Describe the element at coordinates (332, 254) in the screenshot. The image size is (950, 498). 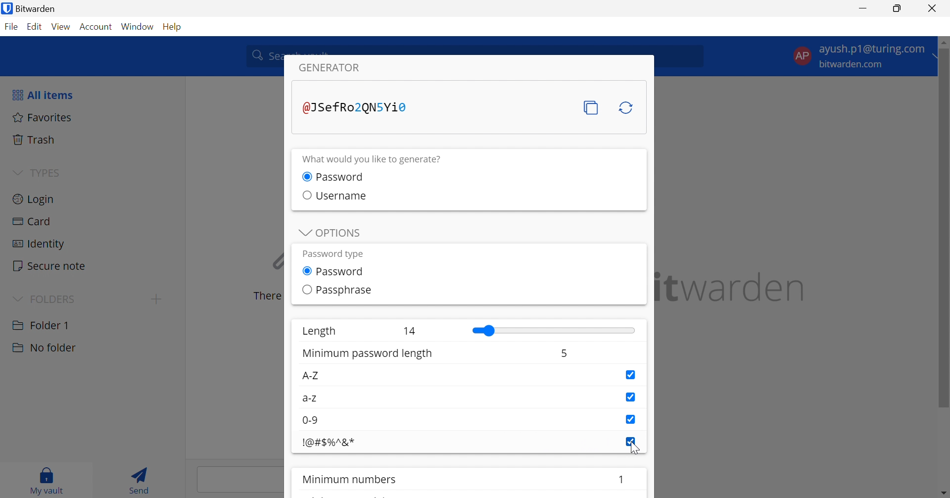
I see `Password type` at that location.